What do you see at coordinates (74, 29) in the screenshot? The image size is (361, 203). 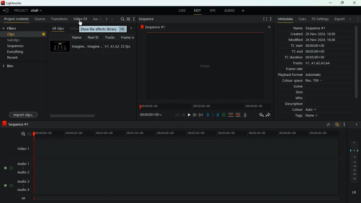 I see `video` at bounding box center [74, 29].